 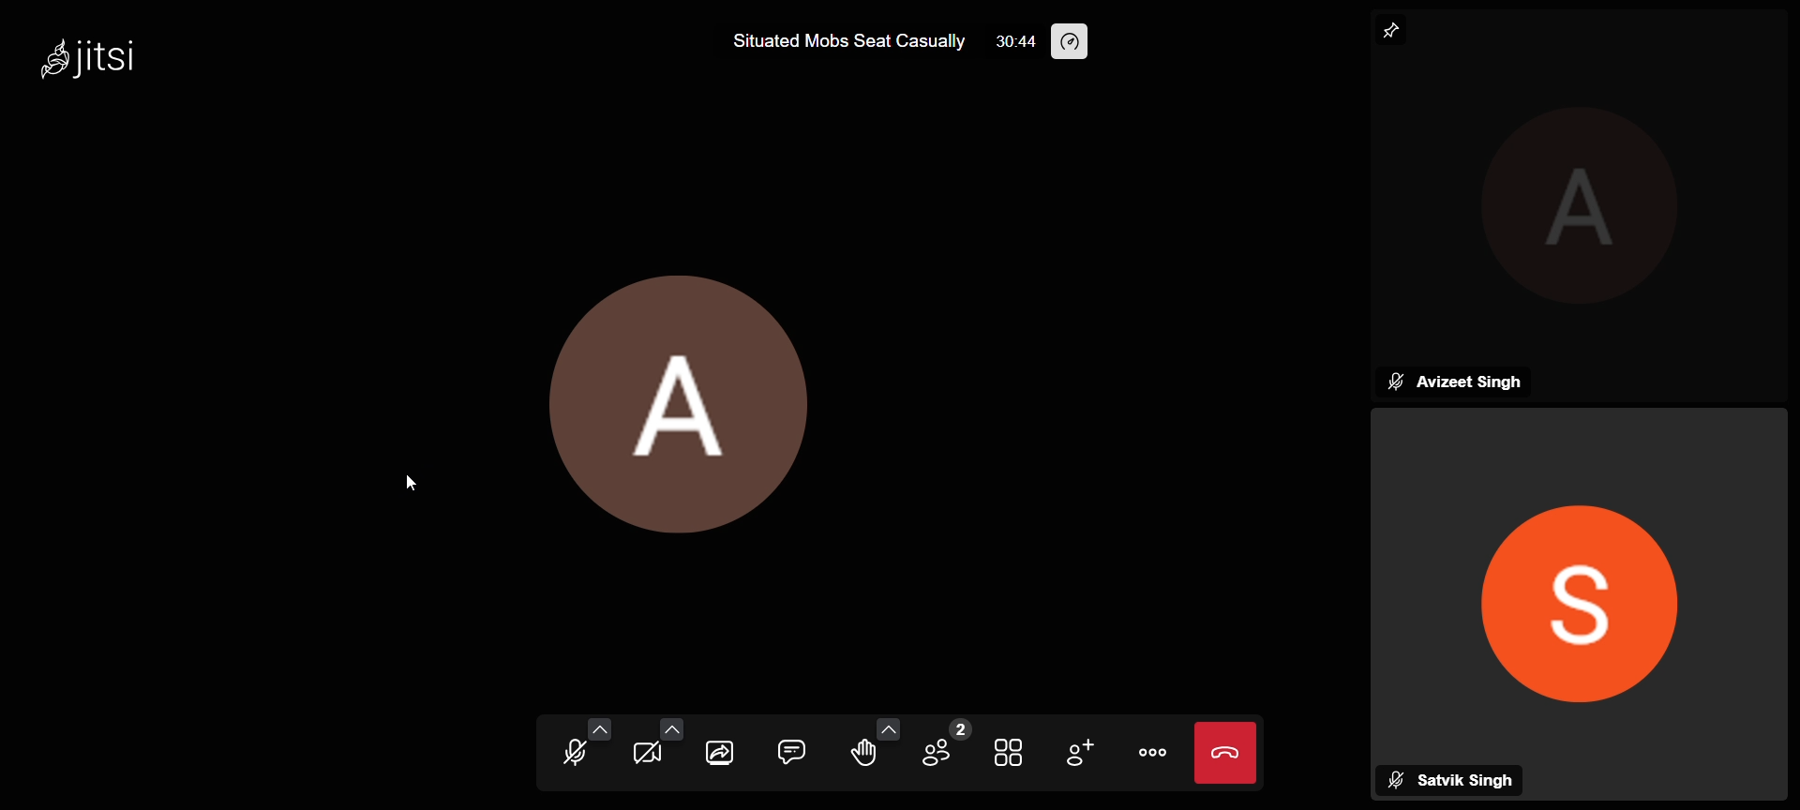 What do you see at coordinates (1084, 752) in the screenshot?
I see `invite people` at bounding box center [1084, 752].